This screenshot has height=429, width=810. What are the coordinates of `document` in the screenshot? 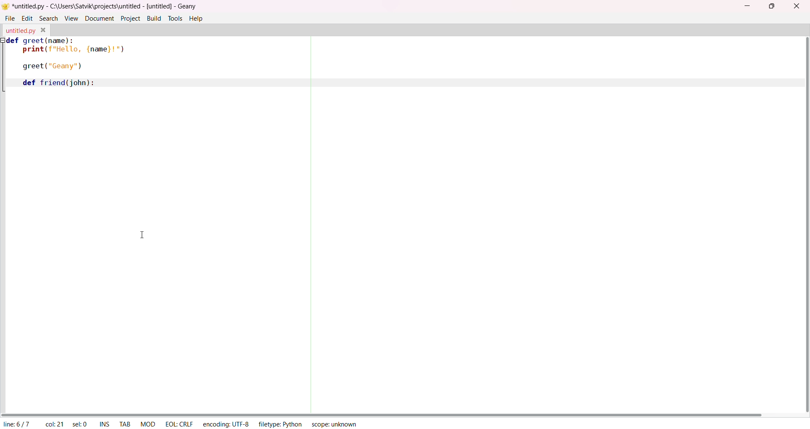 It's located at (100, 19).